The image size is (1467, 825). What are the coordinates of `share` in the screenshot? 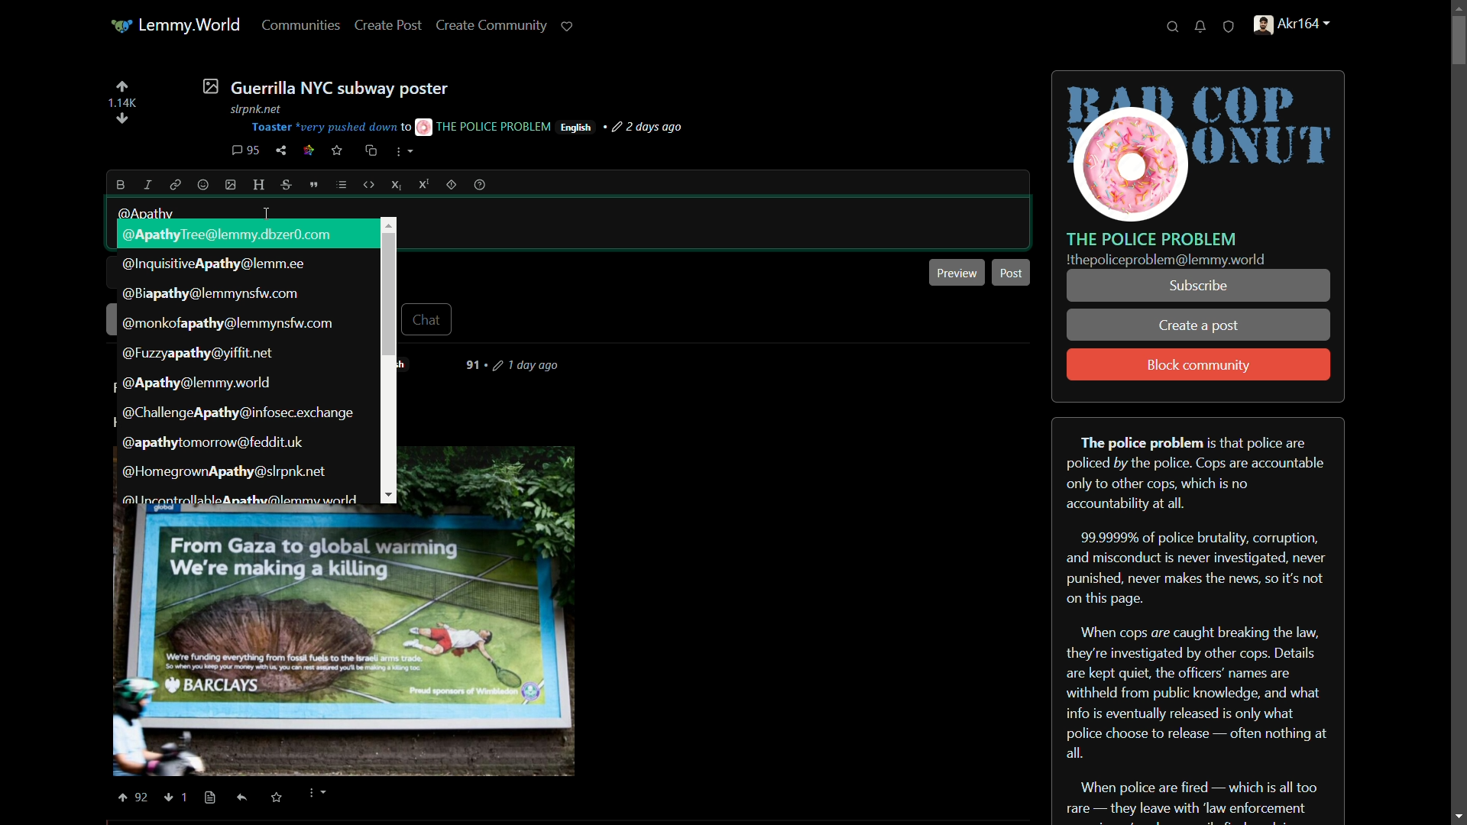 It's located at (281, 150).